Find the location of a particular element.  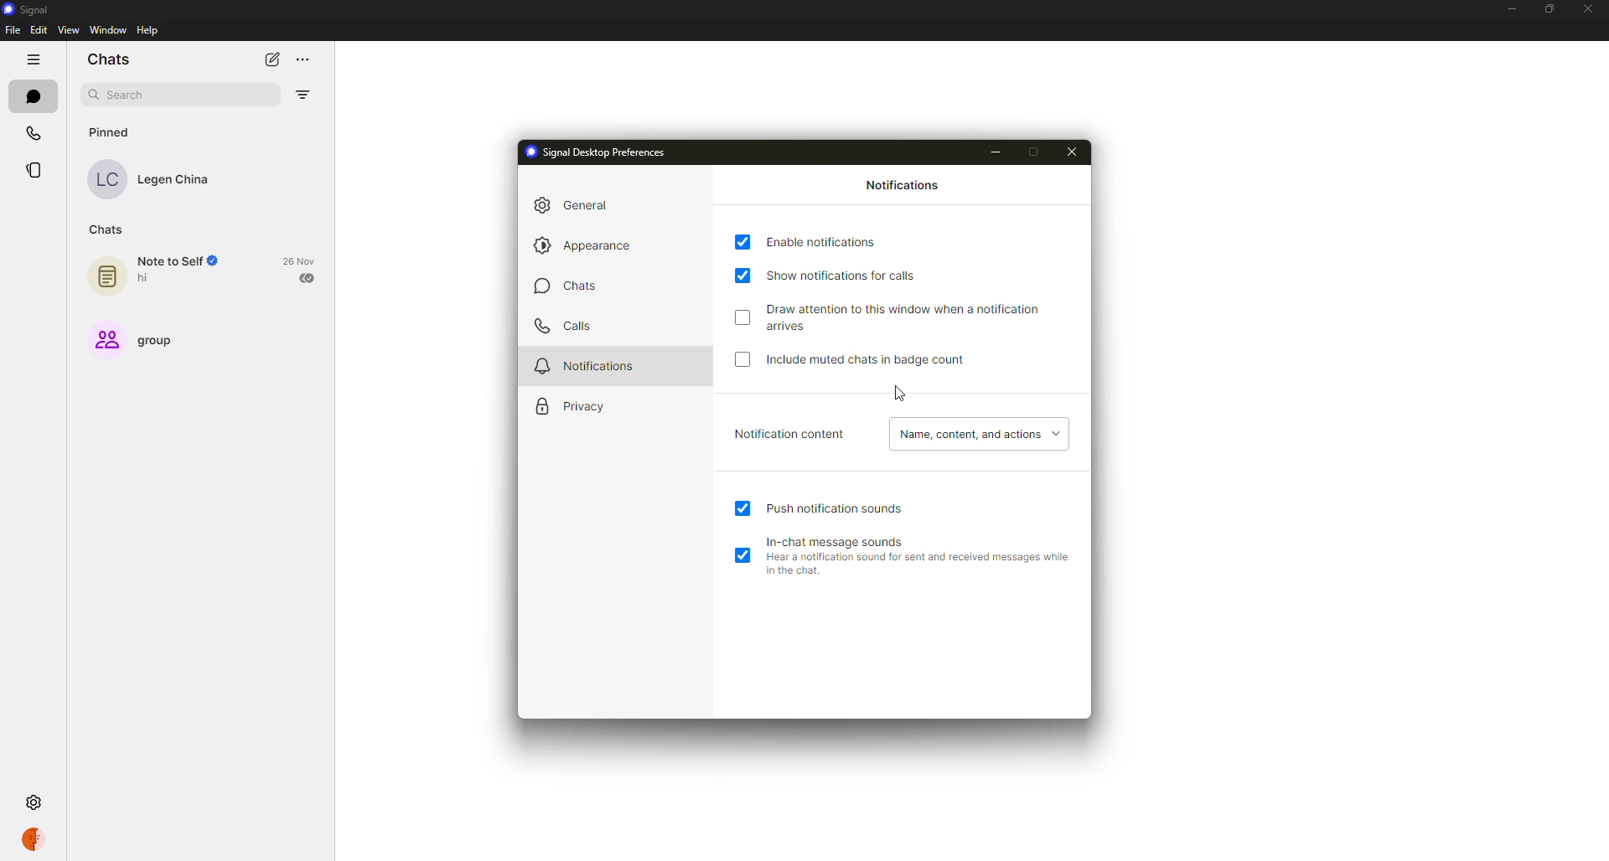

cursor is located at coordinates (901, 394).